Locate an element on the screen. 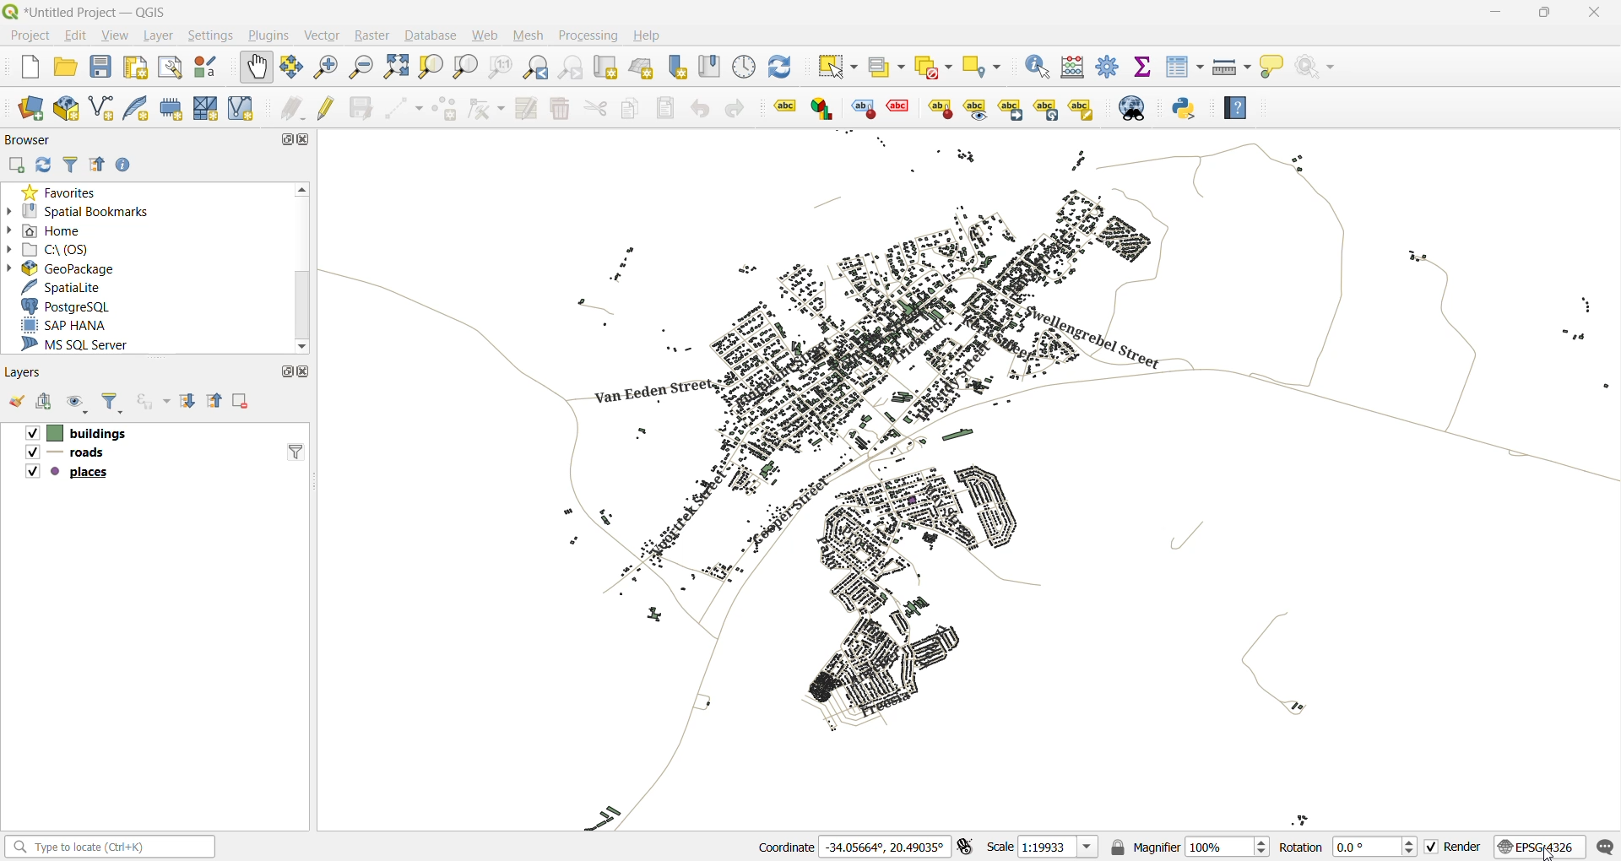 Image resolution: width=1621 pixels, height=861 pixels. python is located at coordinates (1190, 111).